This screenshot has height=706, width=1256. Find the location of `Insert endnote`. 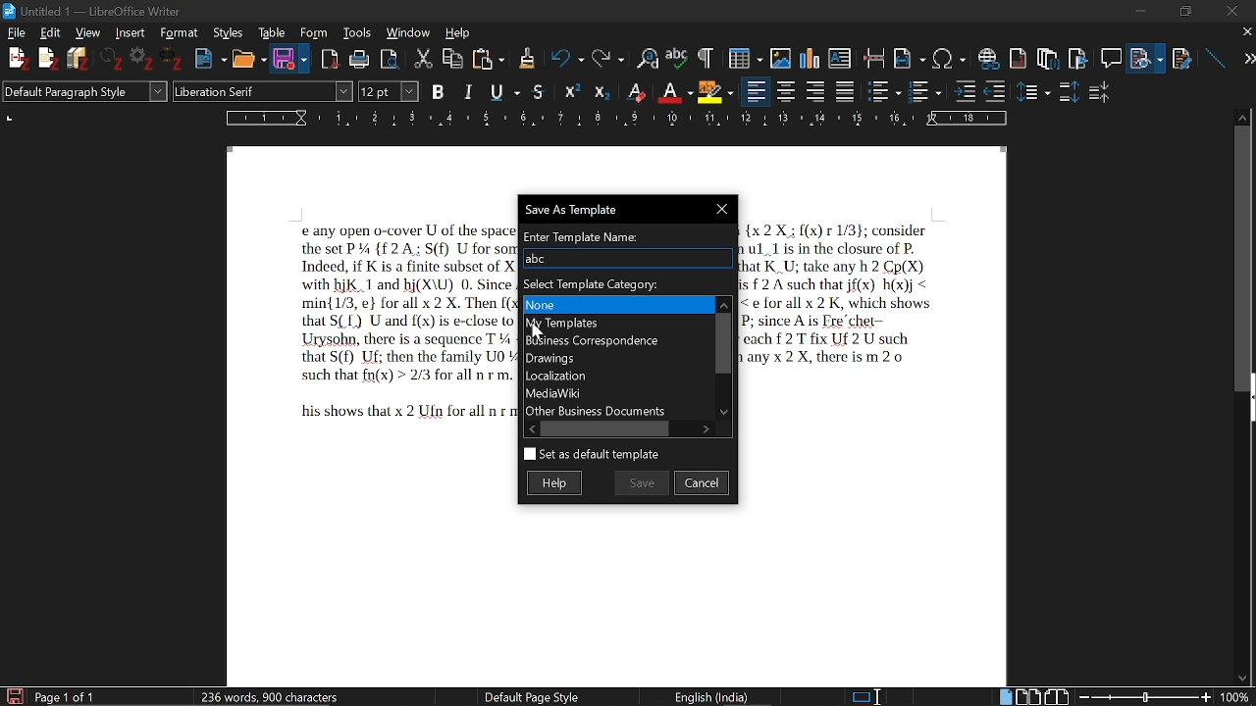

Insert endnote is located at coordinates (1020, 54).